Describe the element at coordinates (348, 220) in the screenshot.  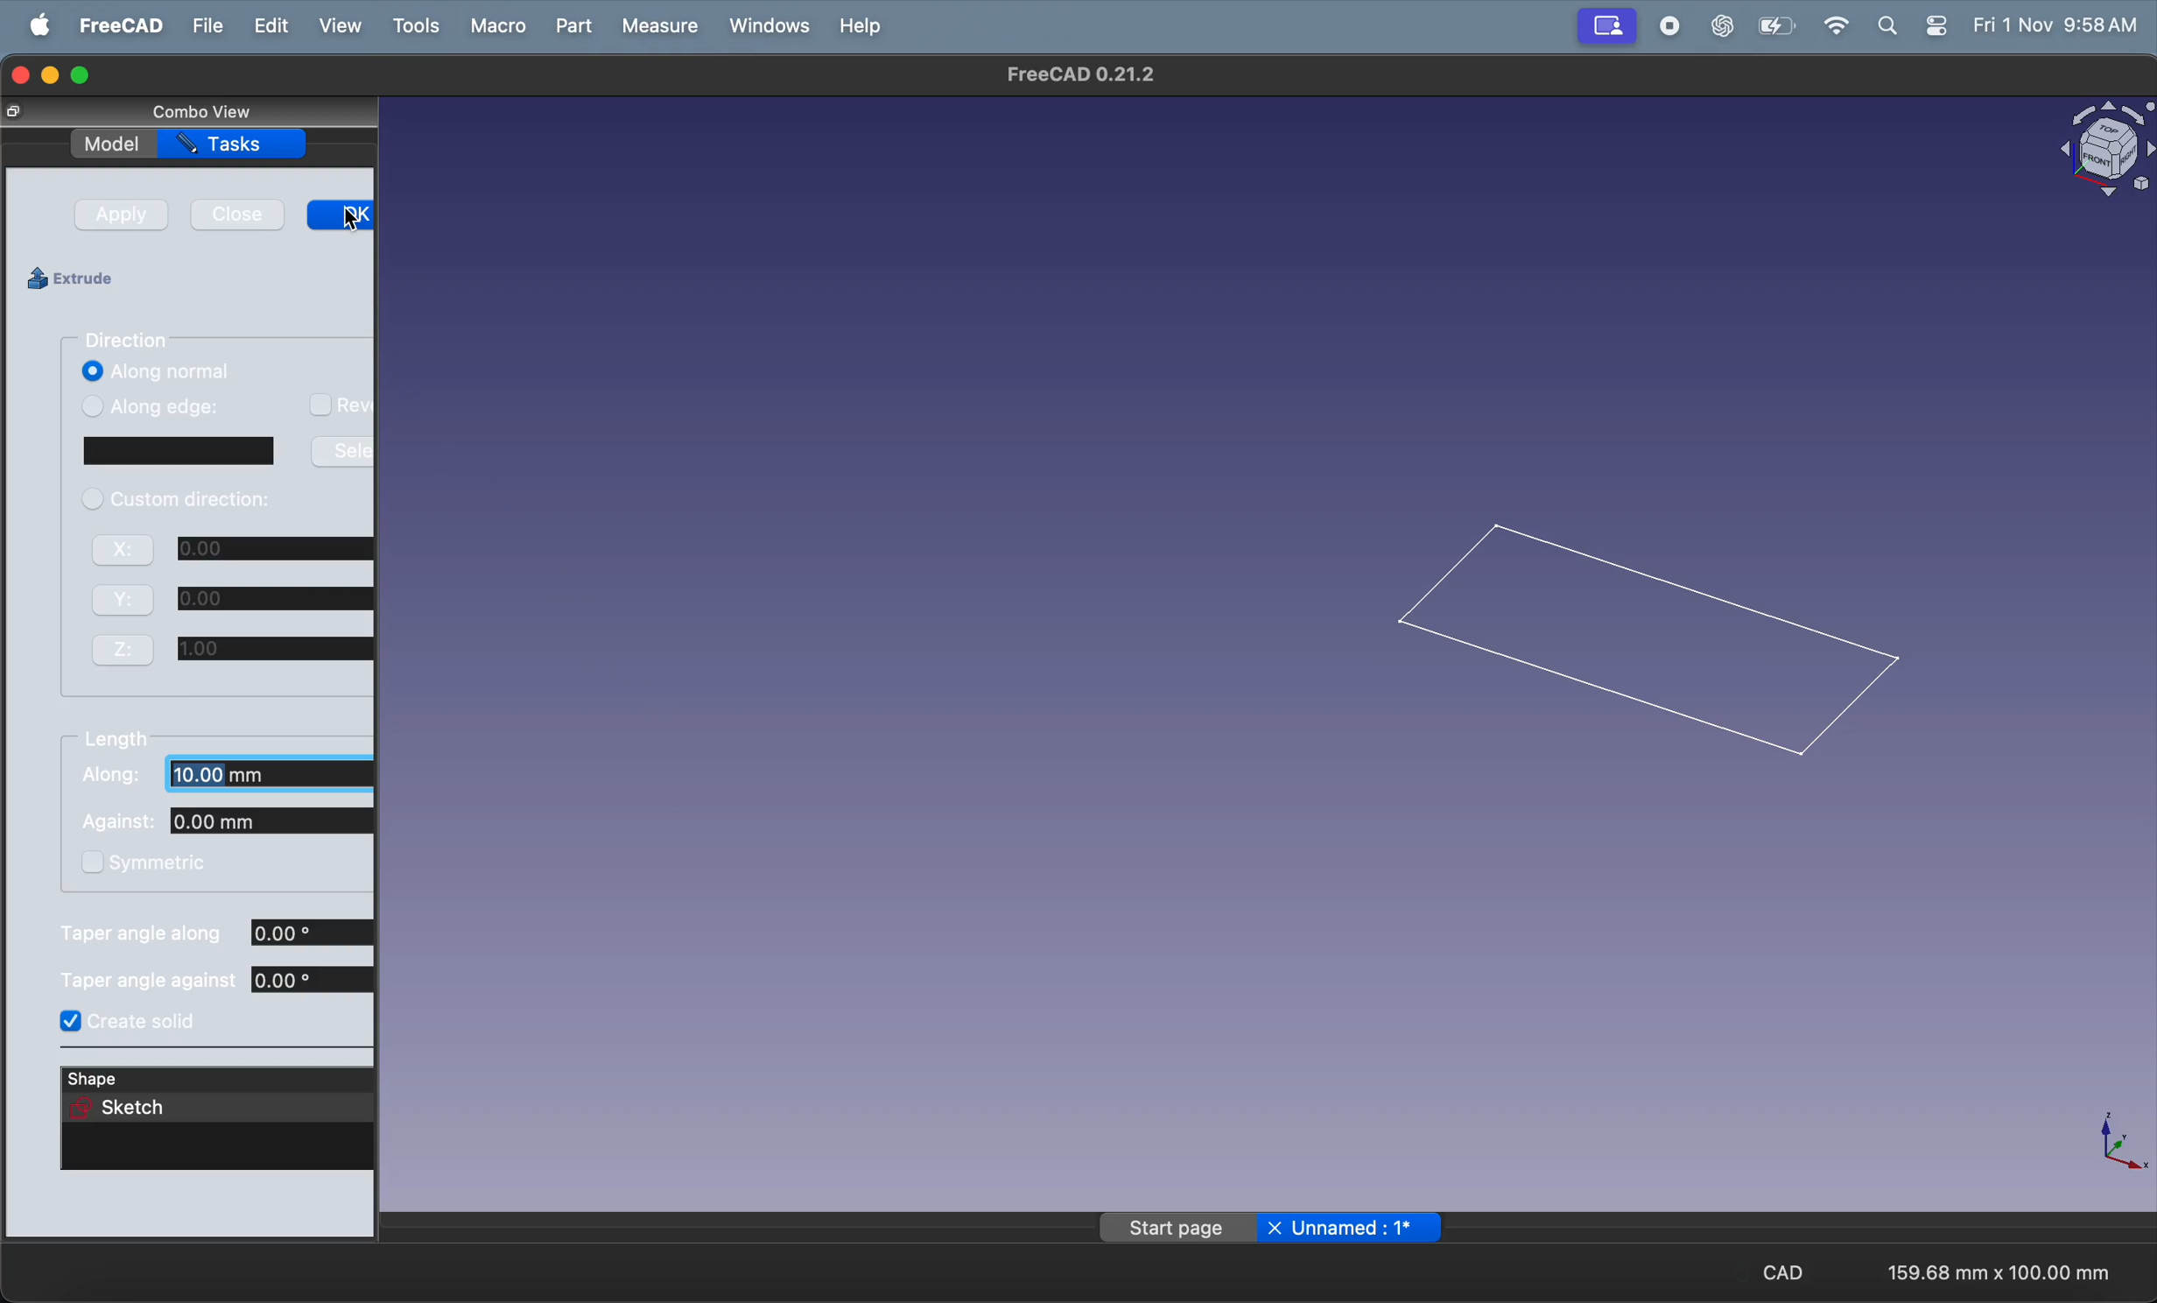
I see `Cursor` at that location.